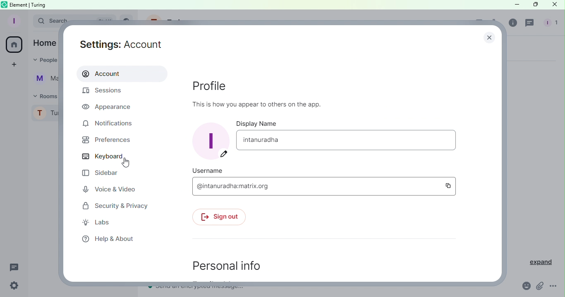 The width and height of the screenshot is (565, 297). Describe the element at coordinates (554, 287) in the screenshot. I see `More Options` at that location.